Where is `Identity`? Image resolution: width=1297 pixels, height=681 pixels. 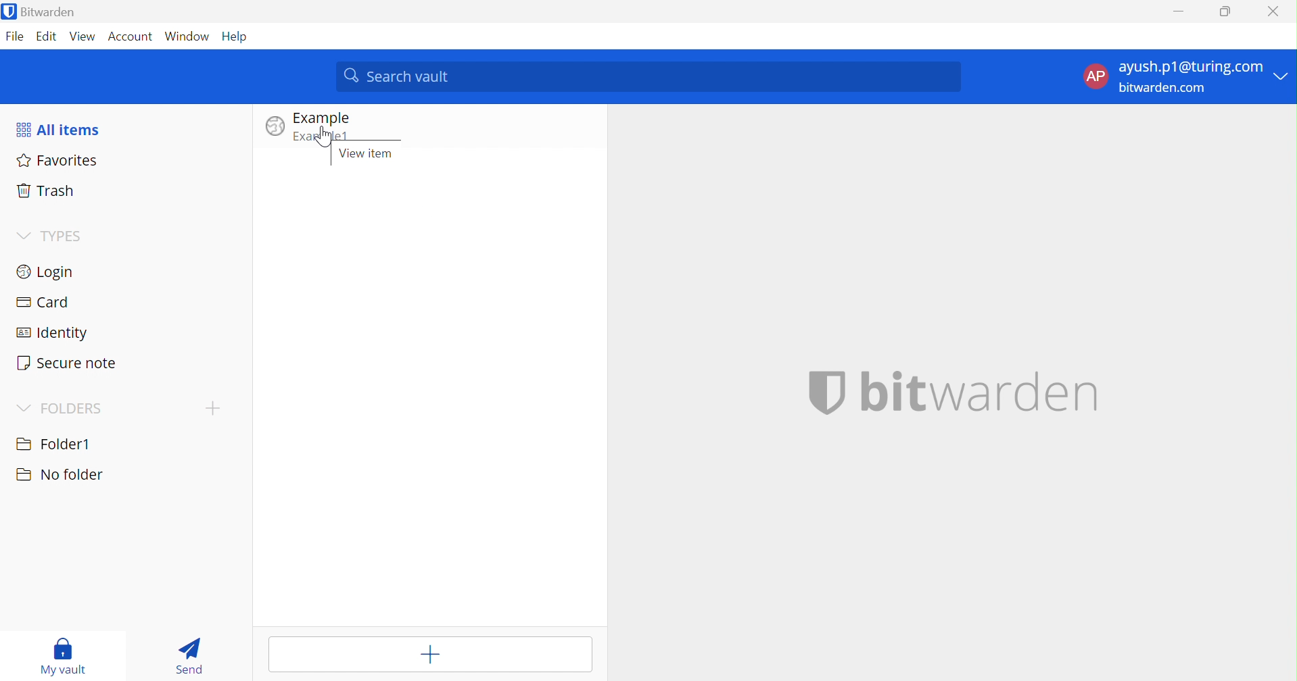
Identity is located at coordinates (53, 334).